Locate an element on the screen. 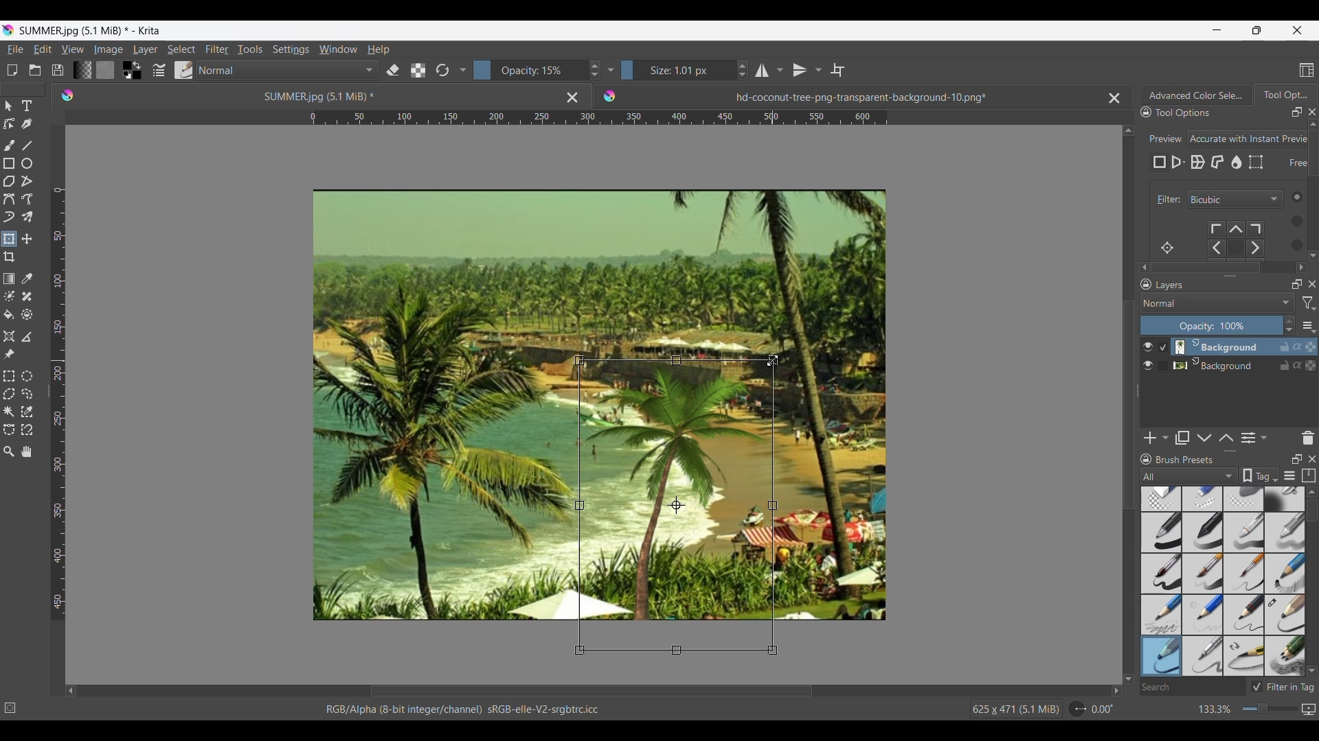 This screenshot has width=1319, height=741. SUMMERjpg (5.1 MiB)* is located at coordinates (299, 95).